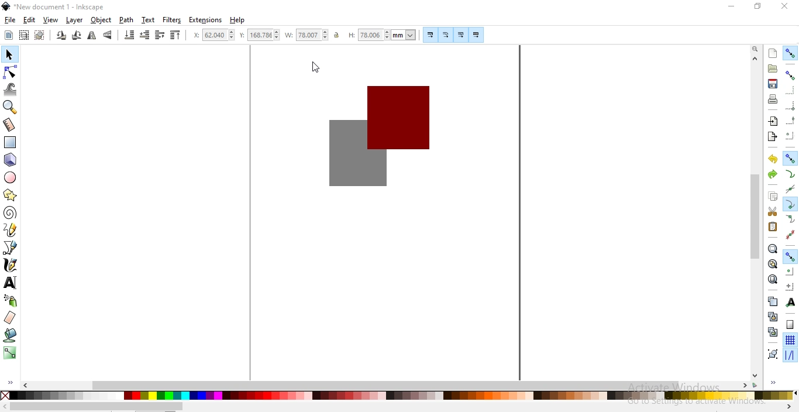 The image size is (799, 412). What do you see at coordinates (772, 355) in the screenshot?
I see `group objects` at bounding box center [772, 355].